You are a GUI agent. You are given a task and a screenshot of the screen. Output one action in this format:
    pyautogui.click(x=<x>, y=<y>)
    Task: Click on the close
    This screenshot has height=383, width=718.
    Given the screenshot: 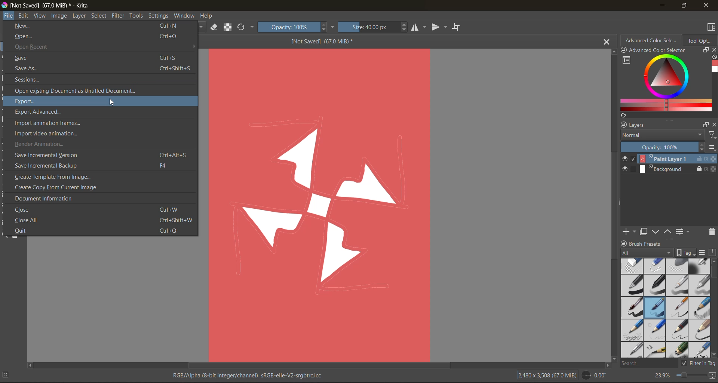 What is the action you would take?
    pyautogui.click(x=105, y=210)
    